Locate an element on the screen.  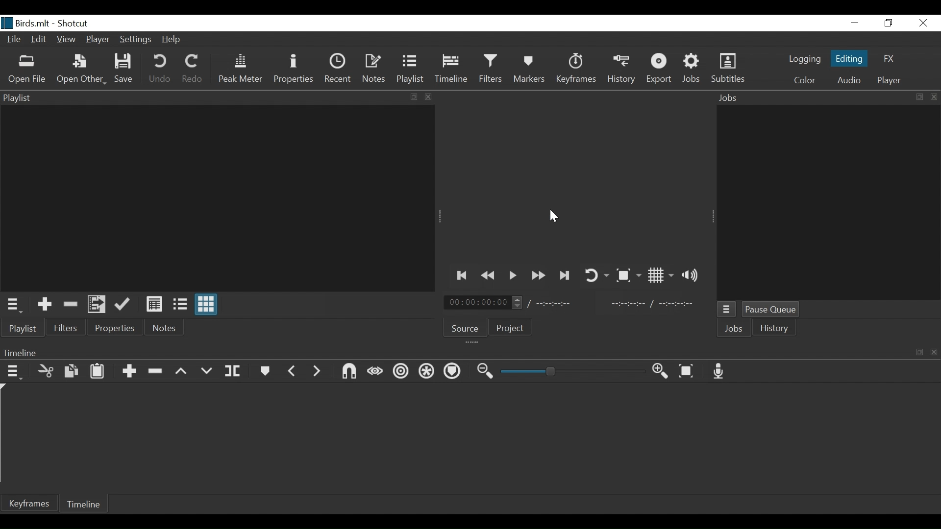
Skip to the next point is located at coordinates (565, 275).